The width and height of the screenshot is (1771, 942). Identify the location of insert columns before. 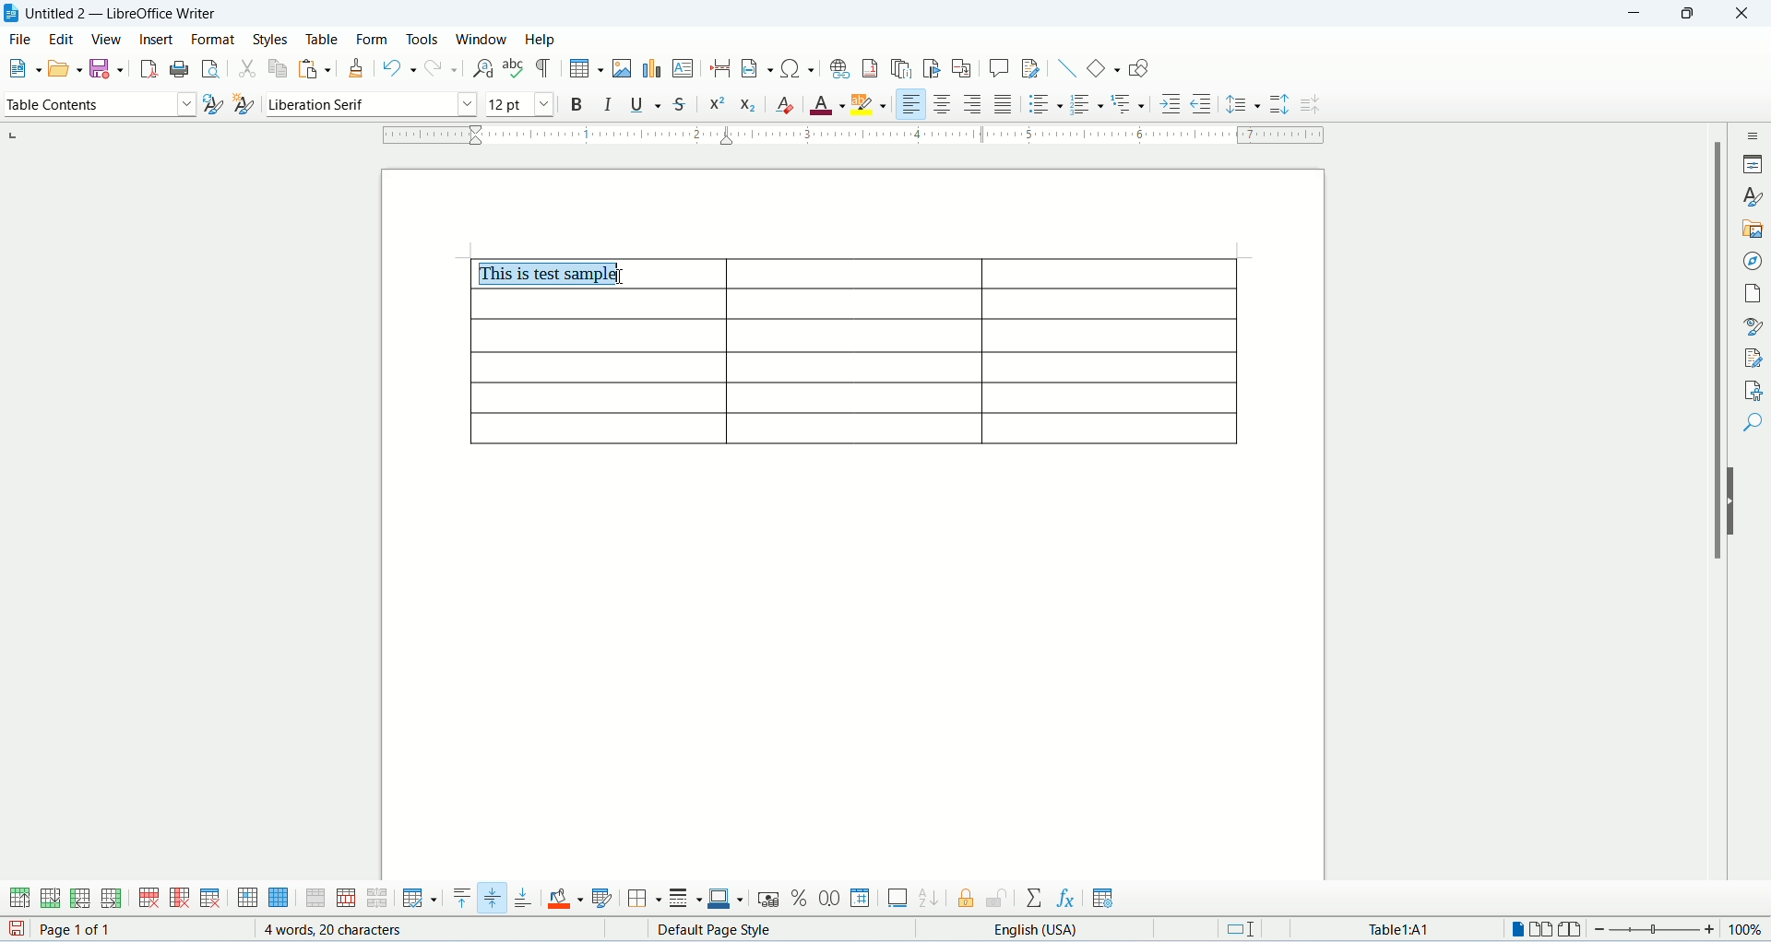
(79, 900).